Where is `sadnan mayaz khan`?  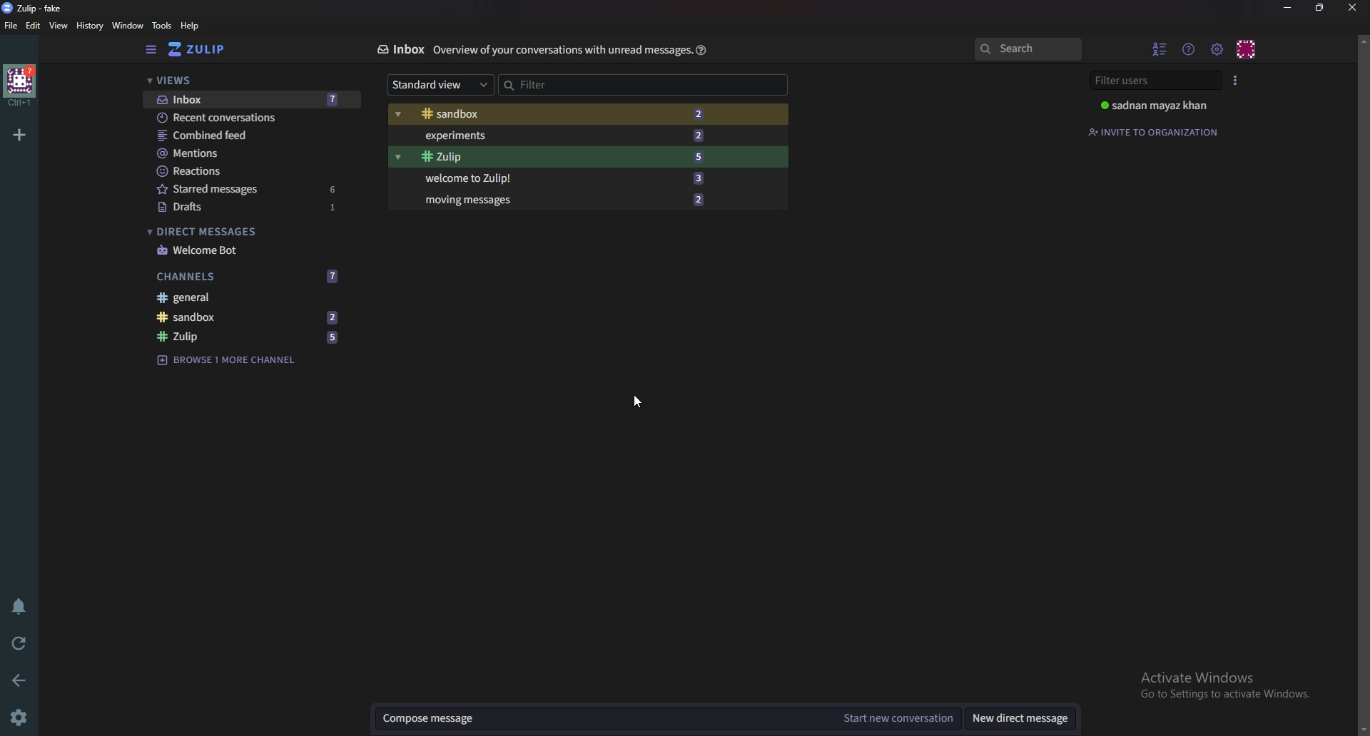
sadnan mayaz khan is located at coordinates (1155, 106).